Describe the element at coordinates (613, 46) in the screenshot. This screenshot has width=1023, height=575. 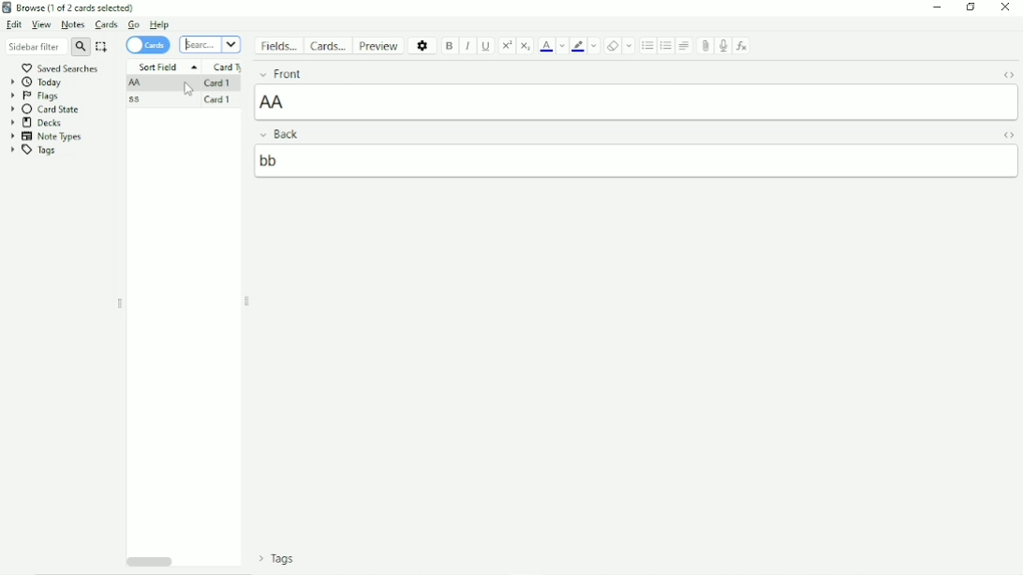
I see `Remove formatting` at that location.